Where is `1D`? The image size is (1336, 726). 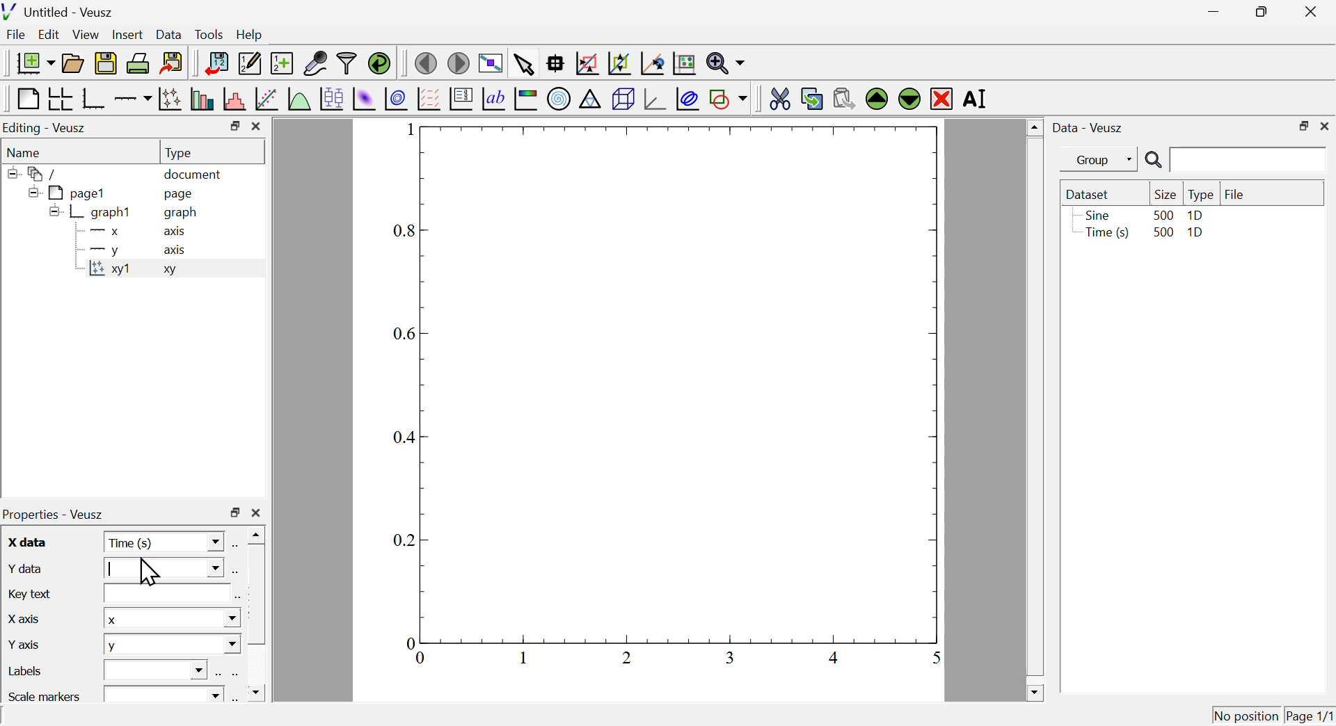 1D is located at coordinates (1197, 234).